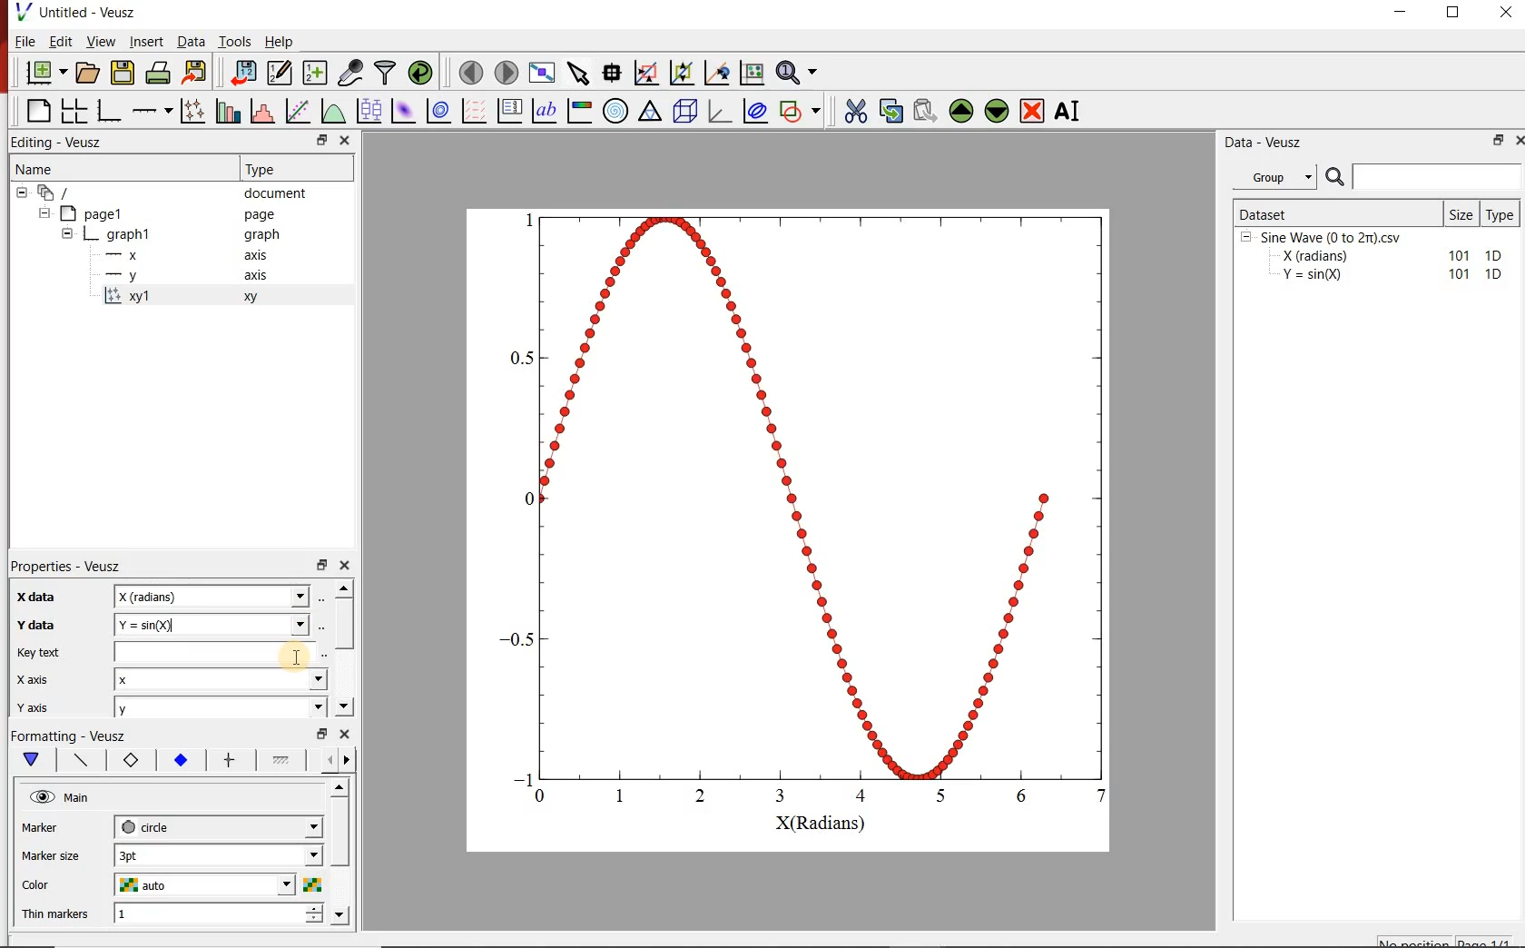  Describe the element at coordinates (110, 111) in the screenshot. I see `Base graph` at that location.